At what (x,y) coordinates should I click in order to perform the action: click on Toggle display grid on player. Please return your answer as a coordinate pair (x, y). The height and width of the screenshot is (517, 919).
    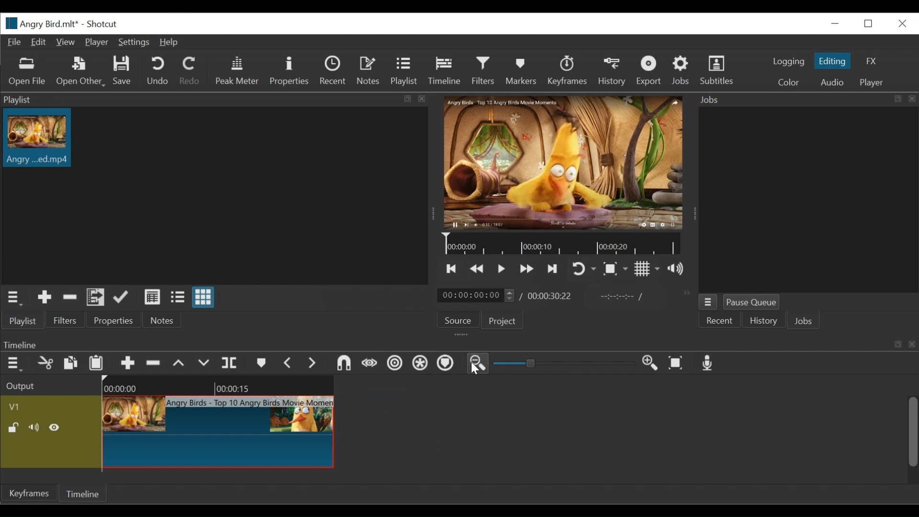
    Looking at the image, I should click on (648, 268).